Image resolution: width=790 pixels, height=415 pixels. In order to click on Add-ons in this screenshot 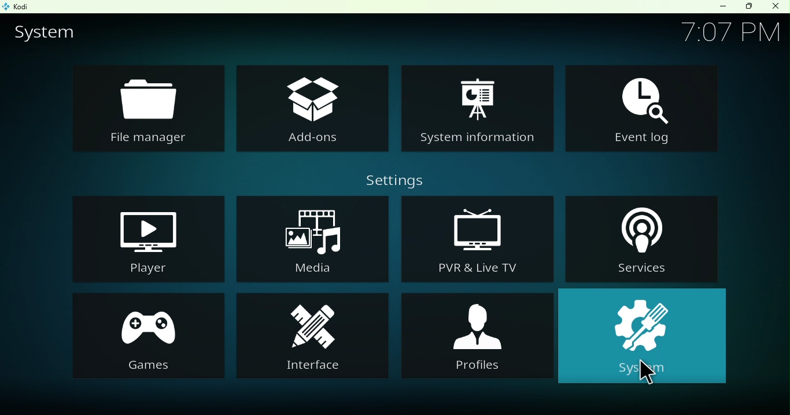, I will do `click(310, 106)`.